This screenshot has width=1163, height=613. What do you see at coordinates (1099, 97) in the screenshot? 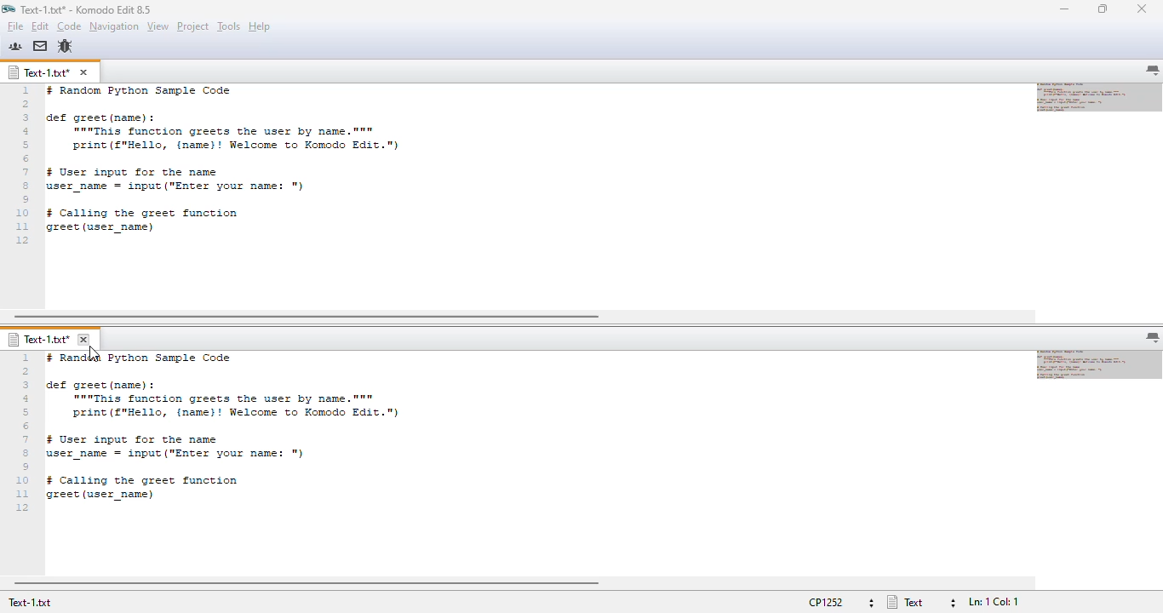
I see `minimap` at bounding box center [1099, 97].